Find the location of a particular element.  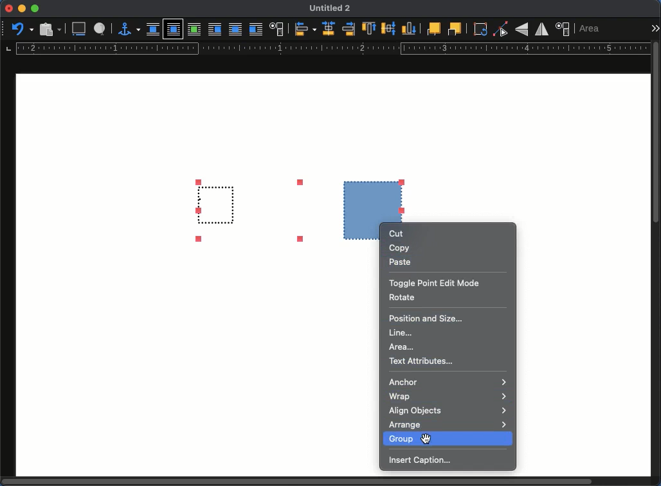

paste is located at coordinates (51, 29).